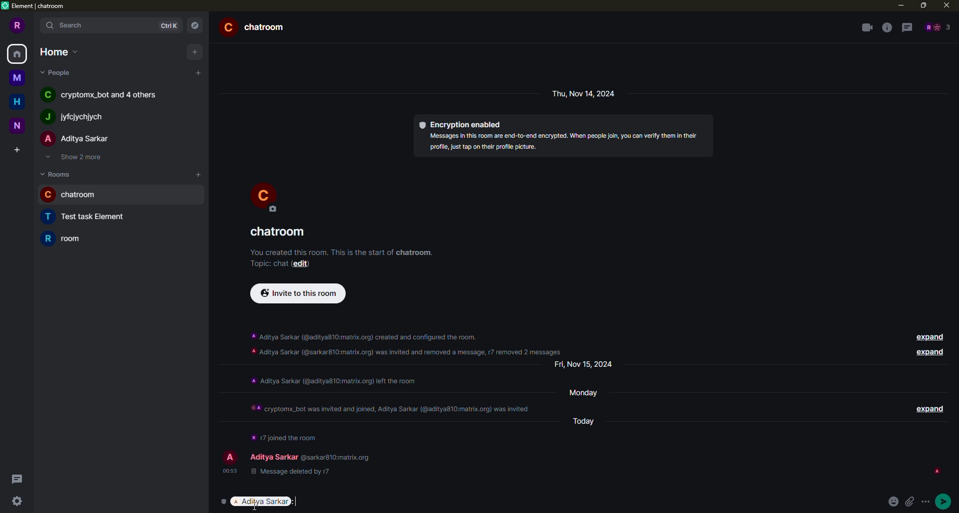  Describe the element at coordinates (266, 263) in the screenshot. I see `add a topic` at that location.